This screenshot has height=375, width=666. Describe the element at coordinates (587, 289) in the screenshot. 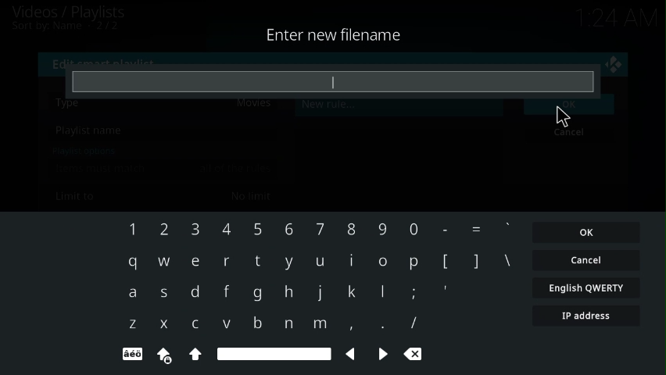

I see `english qwerty` at that location.